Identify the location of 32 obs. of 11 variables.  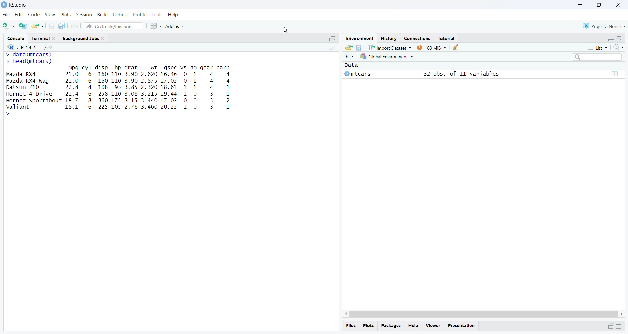
(462, 74).